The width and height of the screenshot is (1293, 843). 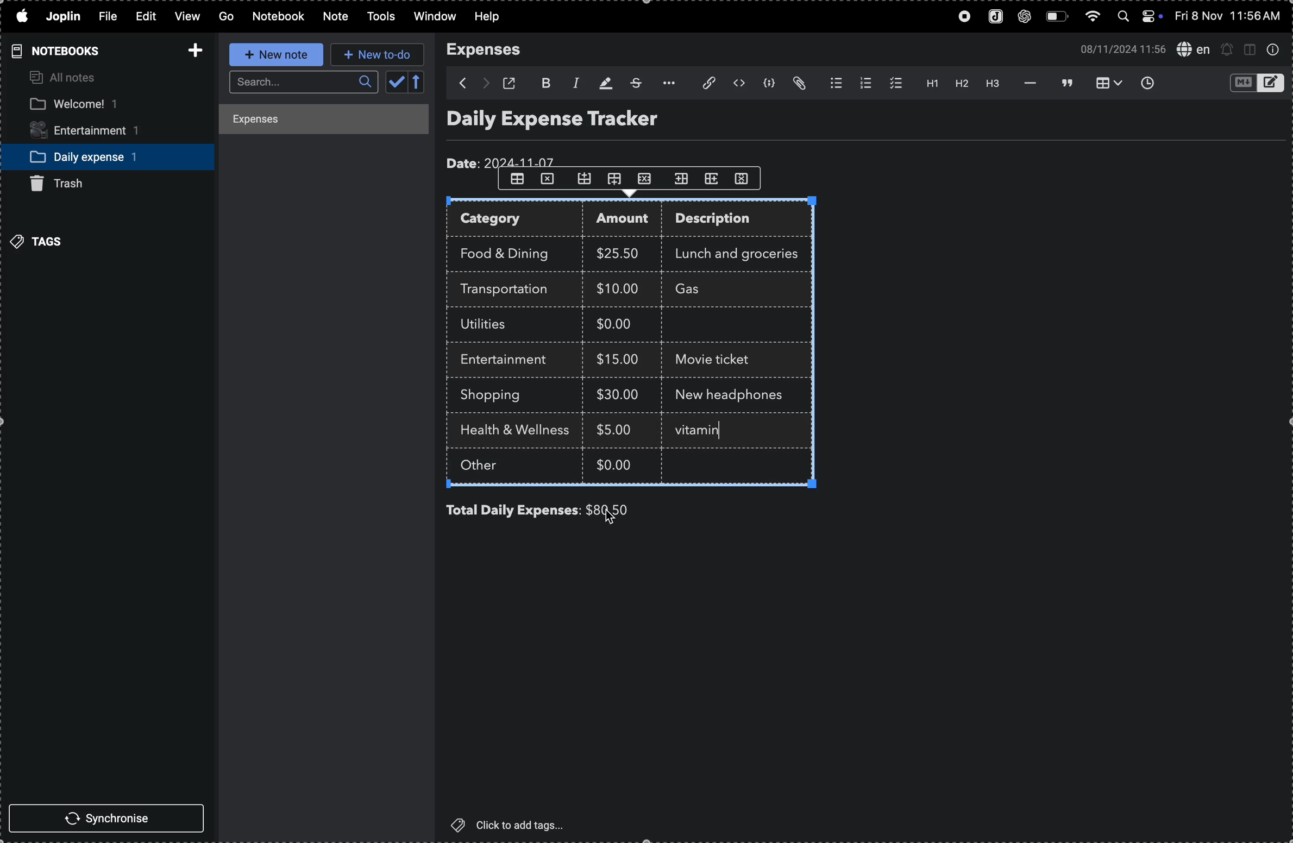 I want to click on entertainment, so click(x=95, y=131).